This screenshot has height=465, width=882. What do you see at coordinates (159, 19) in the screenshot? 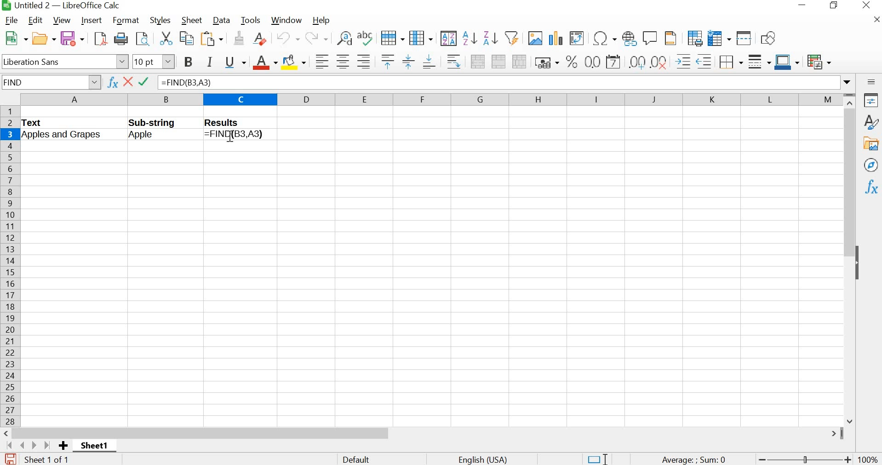
I see `styles` at bounding box center [159, 19].